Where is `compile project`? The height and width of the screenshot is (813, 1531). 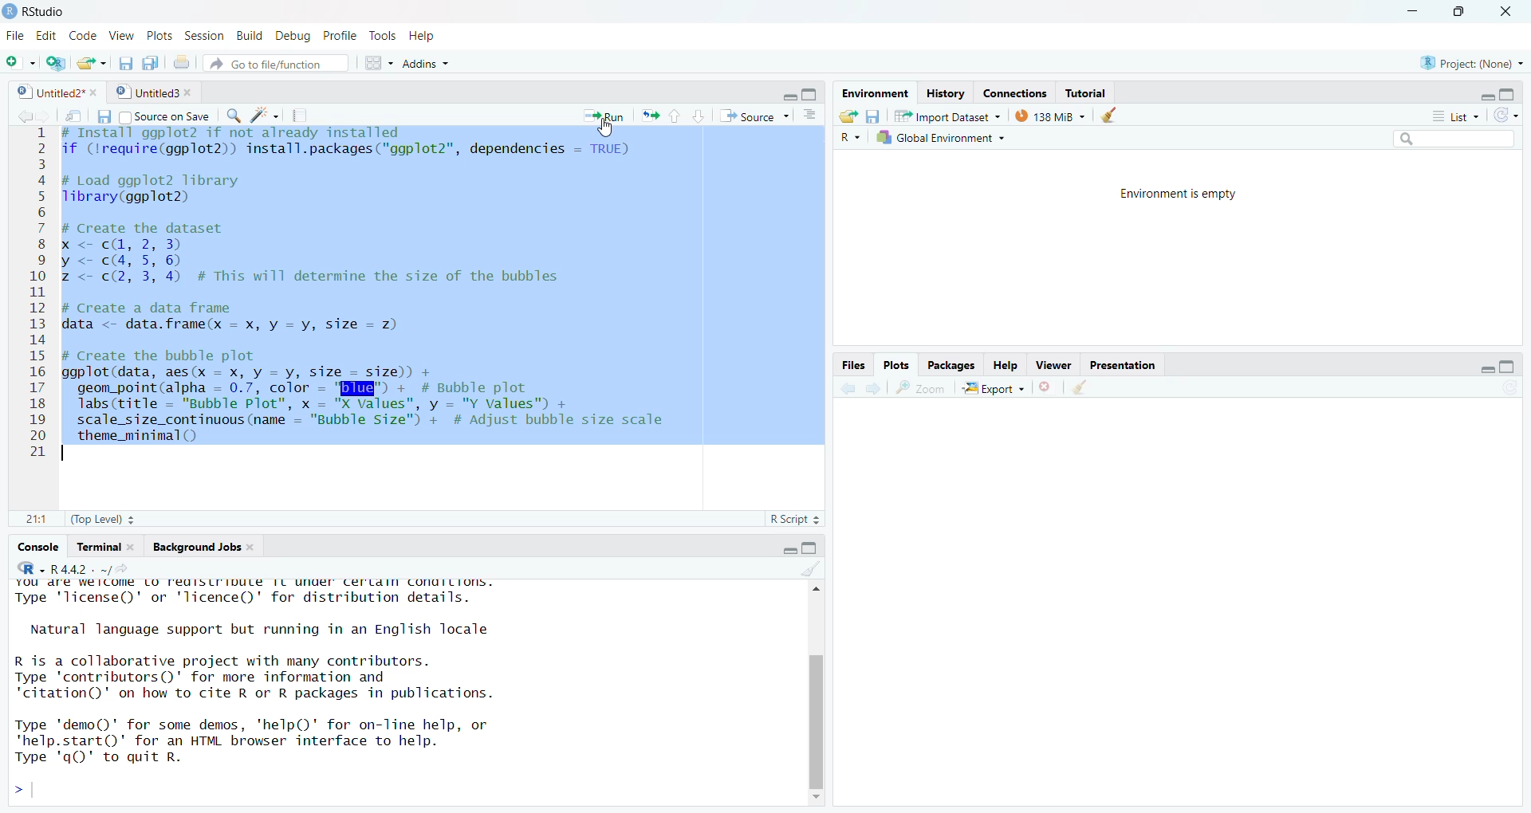 compile project is located at coordinates (306, 115).